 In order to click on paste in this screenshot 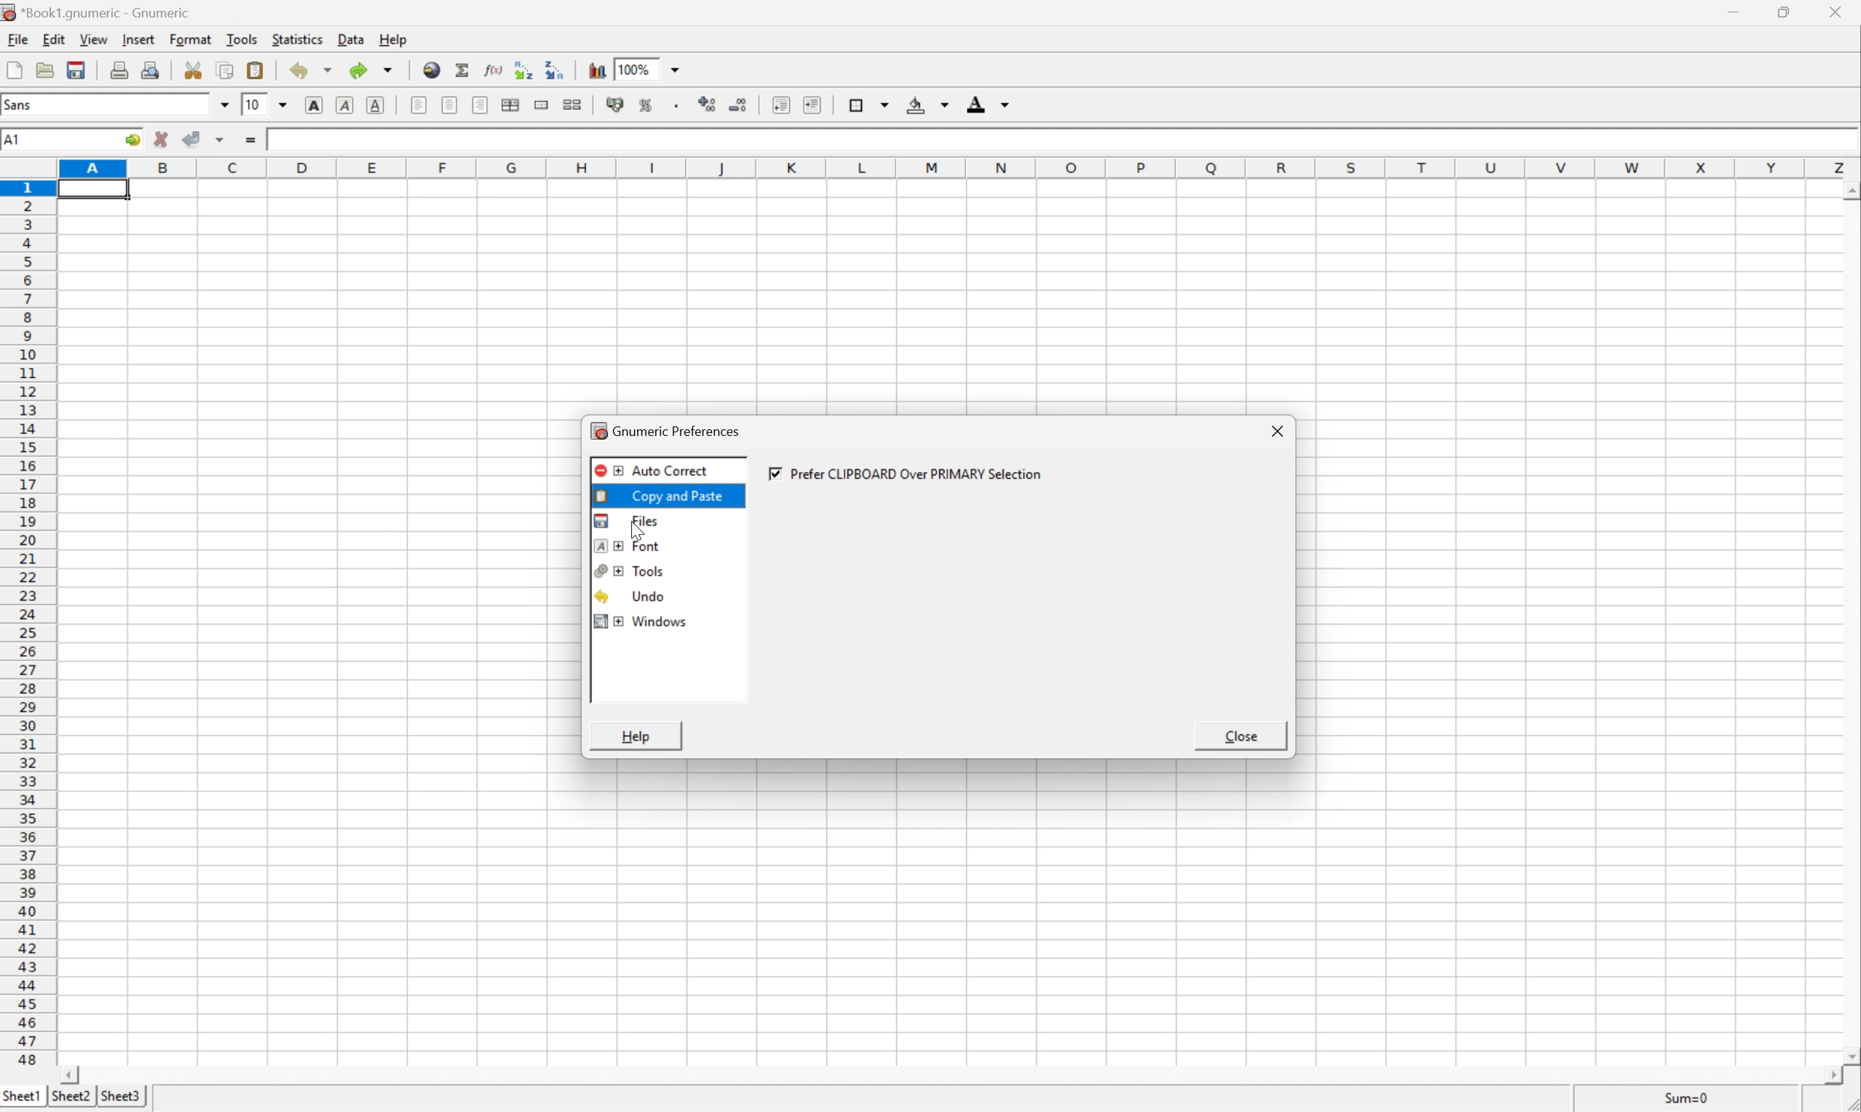, I will do `click(255, 69)`.